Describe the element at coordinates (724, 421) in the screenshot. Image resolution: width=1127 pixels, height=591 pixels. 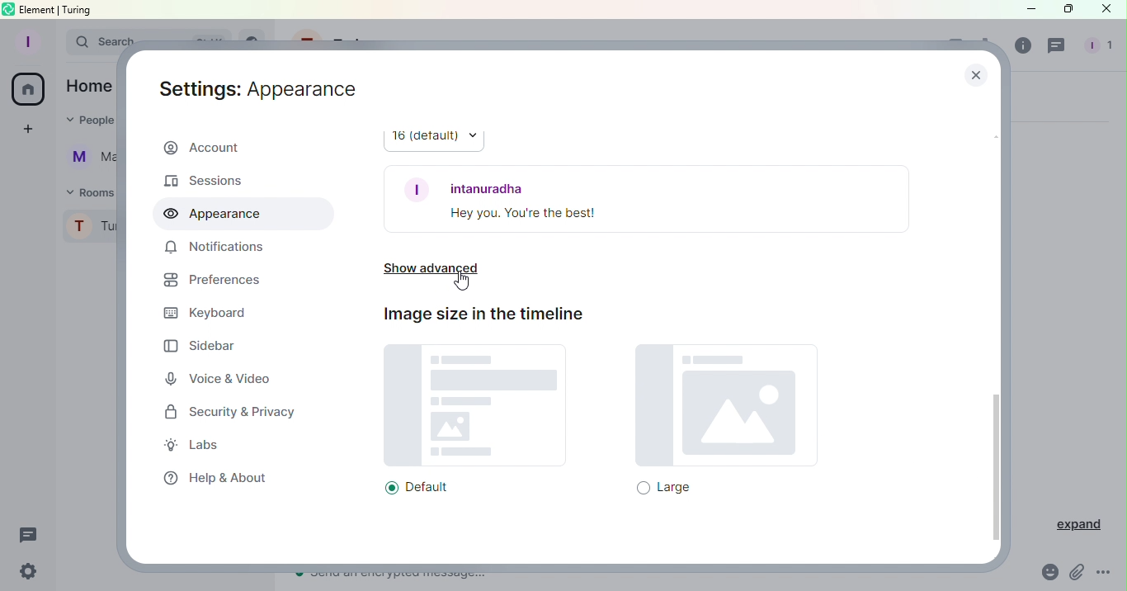
I see `Large` at that location.